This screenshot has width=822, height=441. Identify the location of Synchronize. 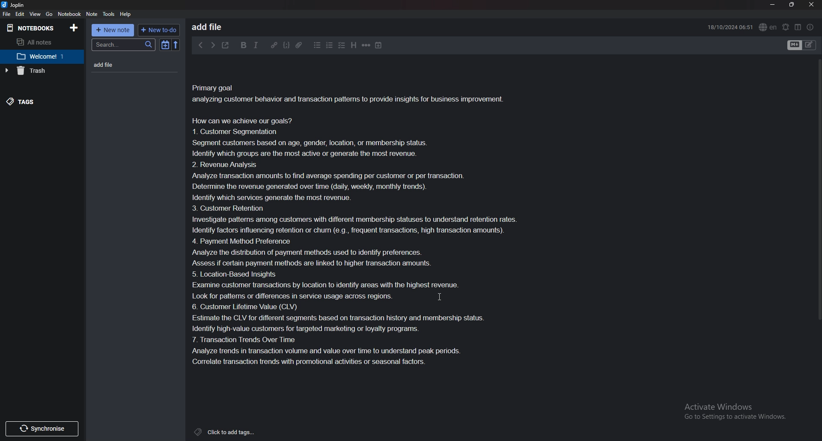
(40, 429).